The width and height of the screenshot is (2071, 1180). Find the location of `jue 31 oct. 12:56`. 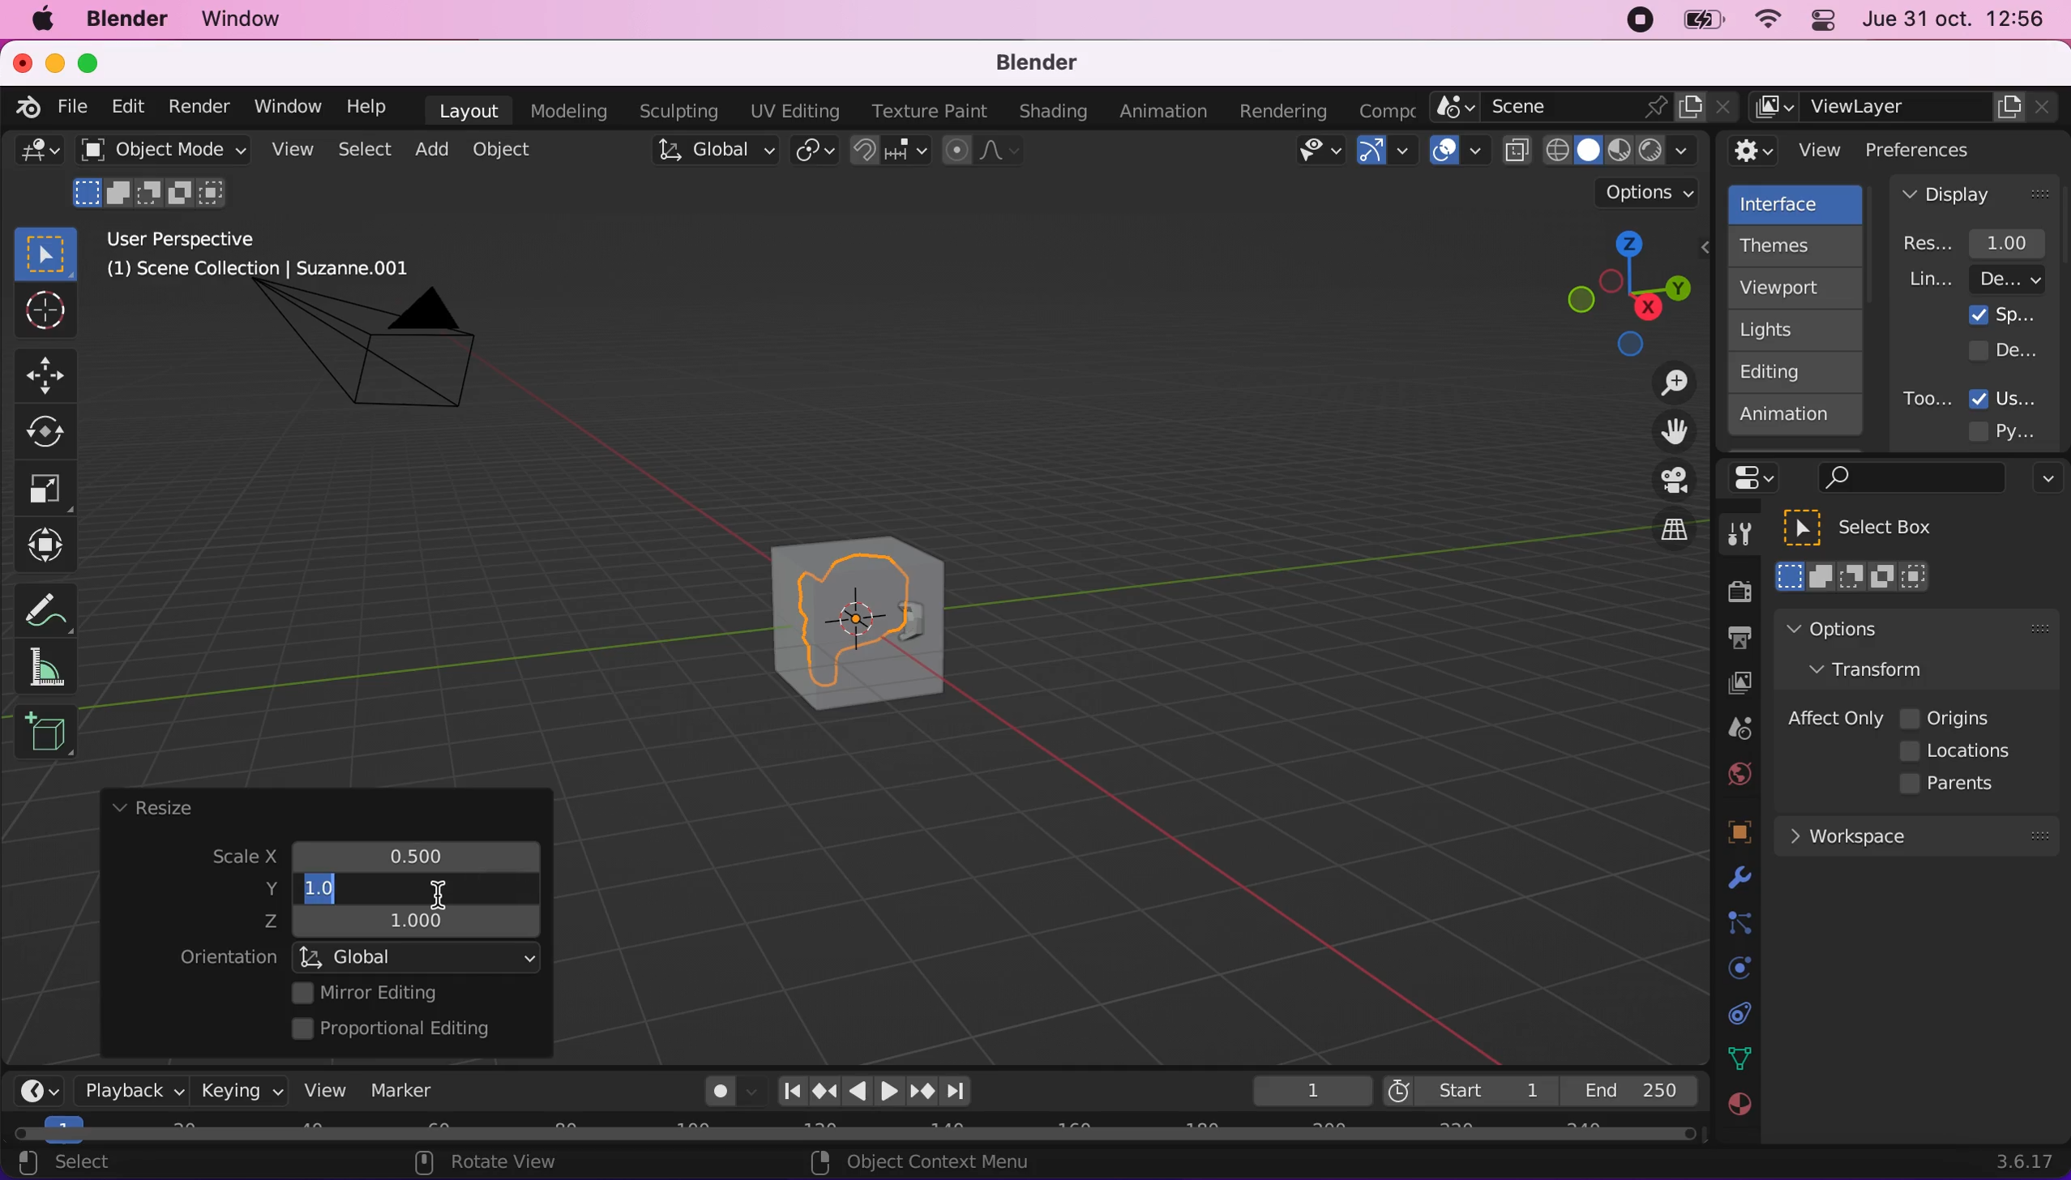

jue 31 oct. 12:56 is located at coordinates (1954, 19).